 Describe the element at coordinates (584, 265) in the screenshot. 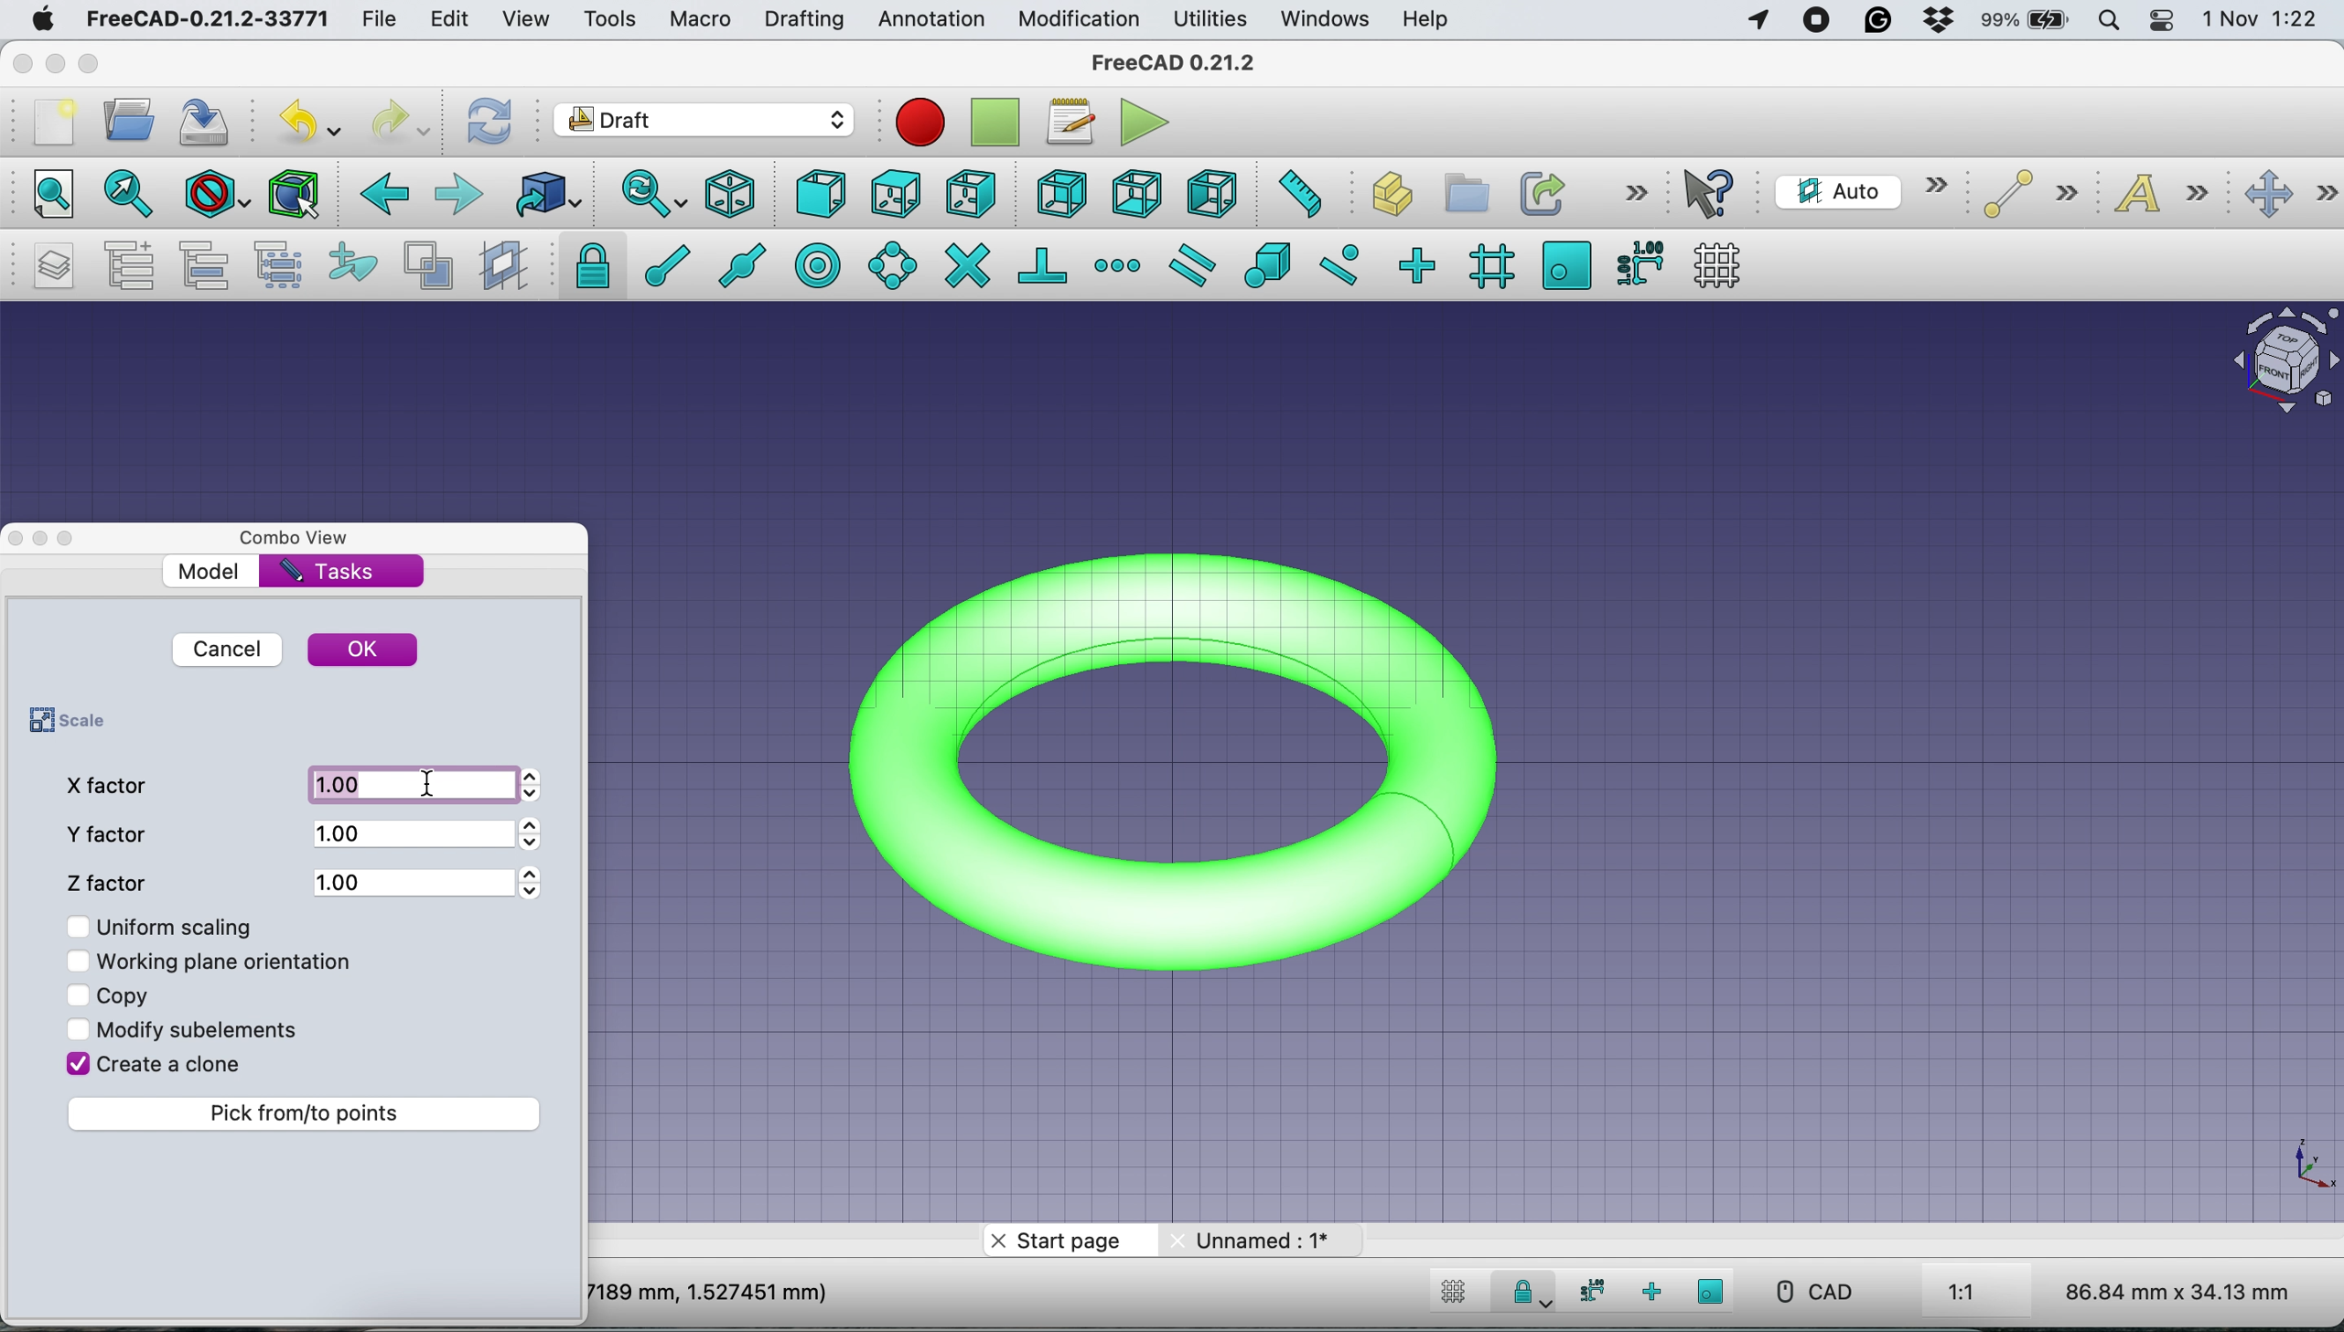

I see `snap lock` at that location.